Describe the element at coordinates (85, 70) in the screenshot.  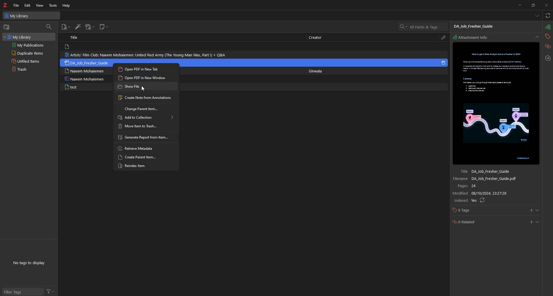
I see `note` at that location.